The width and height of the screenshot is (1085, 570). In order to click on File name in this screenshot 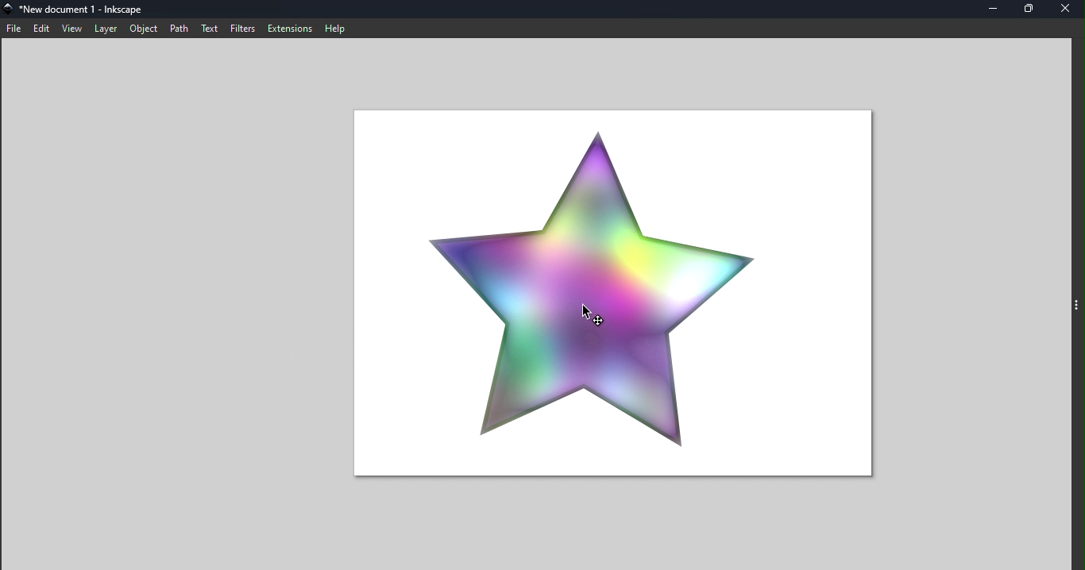, I will do `click(84, 10)`.